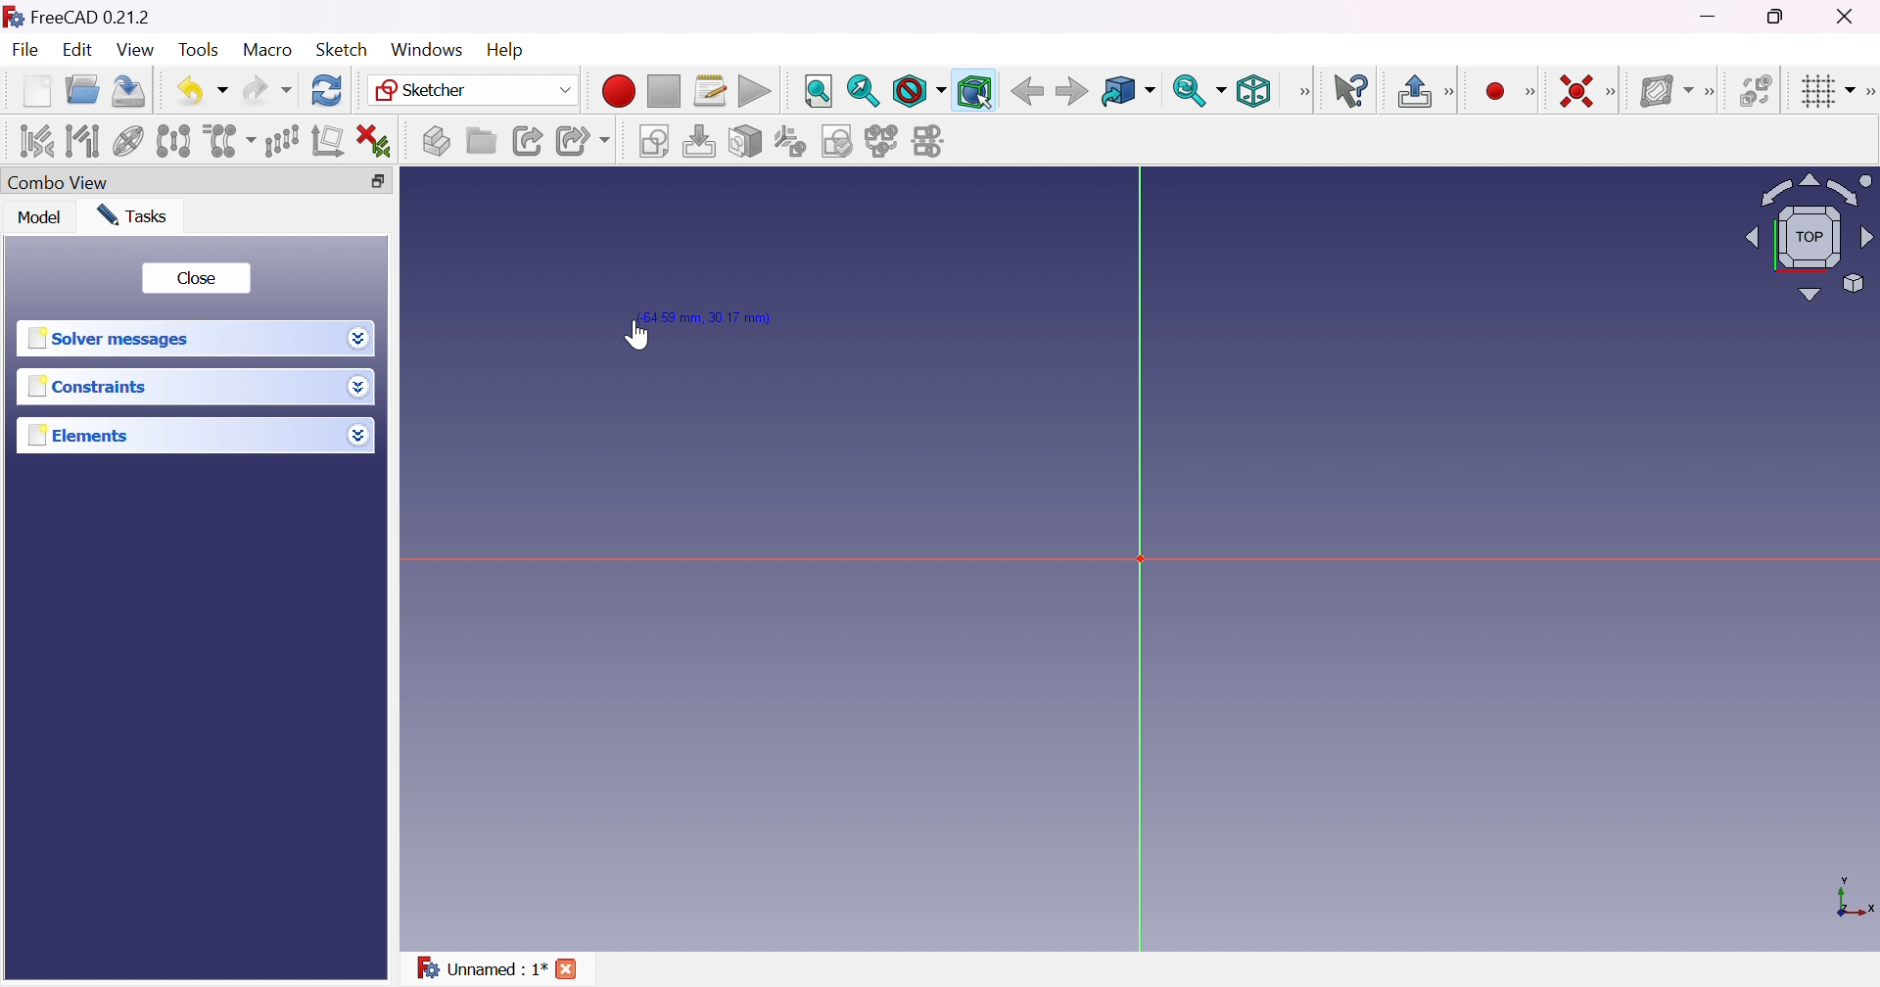 The image size is (1880, 987). I want to click on Open, so click(83, 90).